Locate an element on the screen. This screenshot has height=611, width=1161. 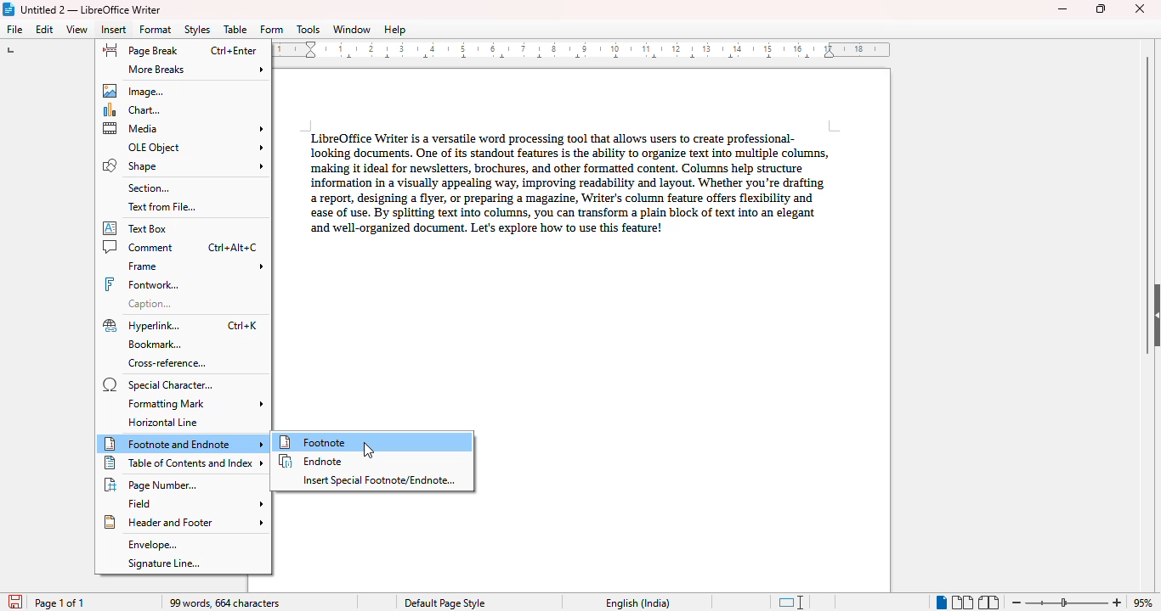
shape is located at coordinates (184, 166).